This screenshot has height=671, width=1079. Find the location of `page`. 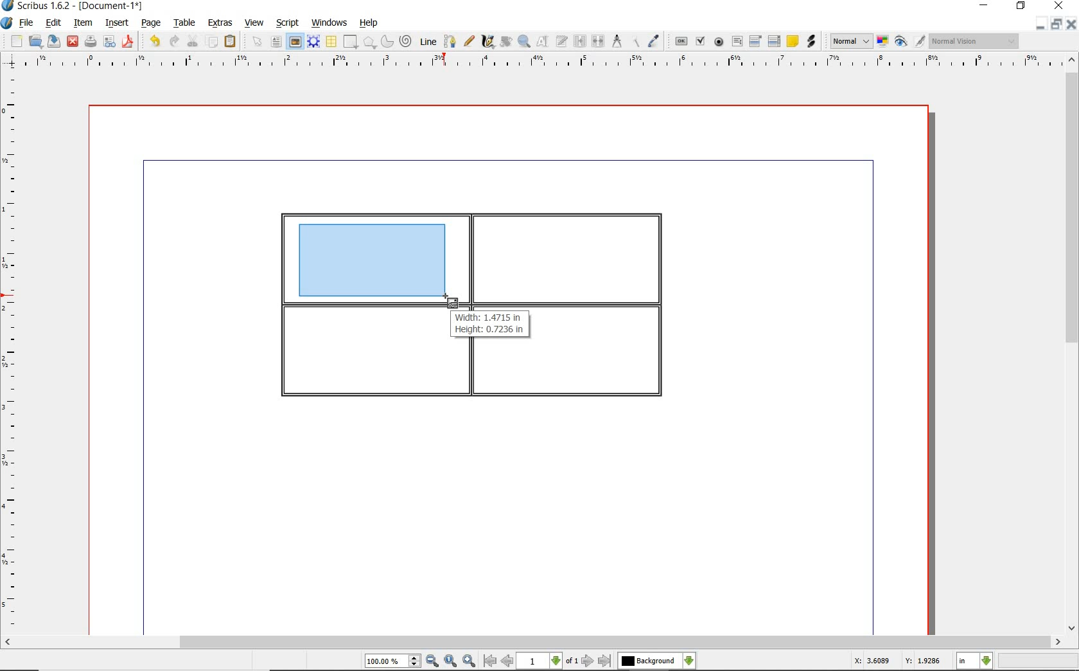

page is located at coordinates (151, 24).